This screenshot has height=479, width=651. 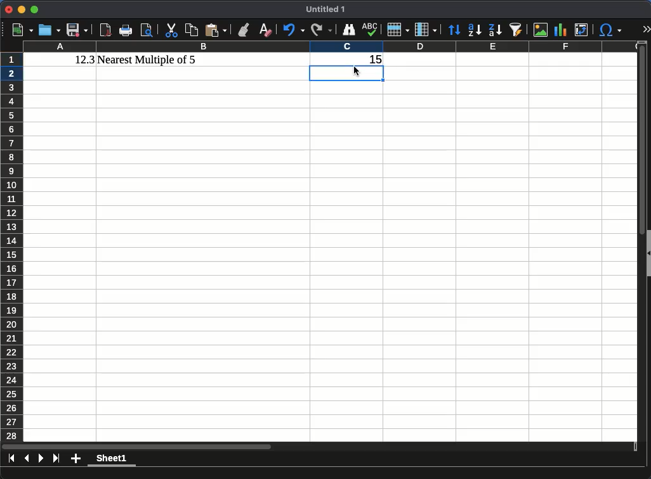 I want to click on paste, so click(x=216, y=30).